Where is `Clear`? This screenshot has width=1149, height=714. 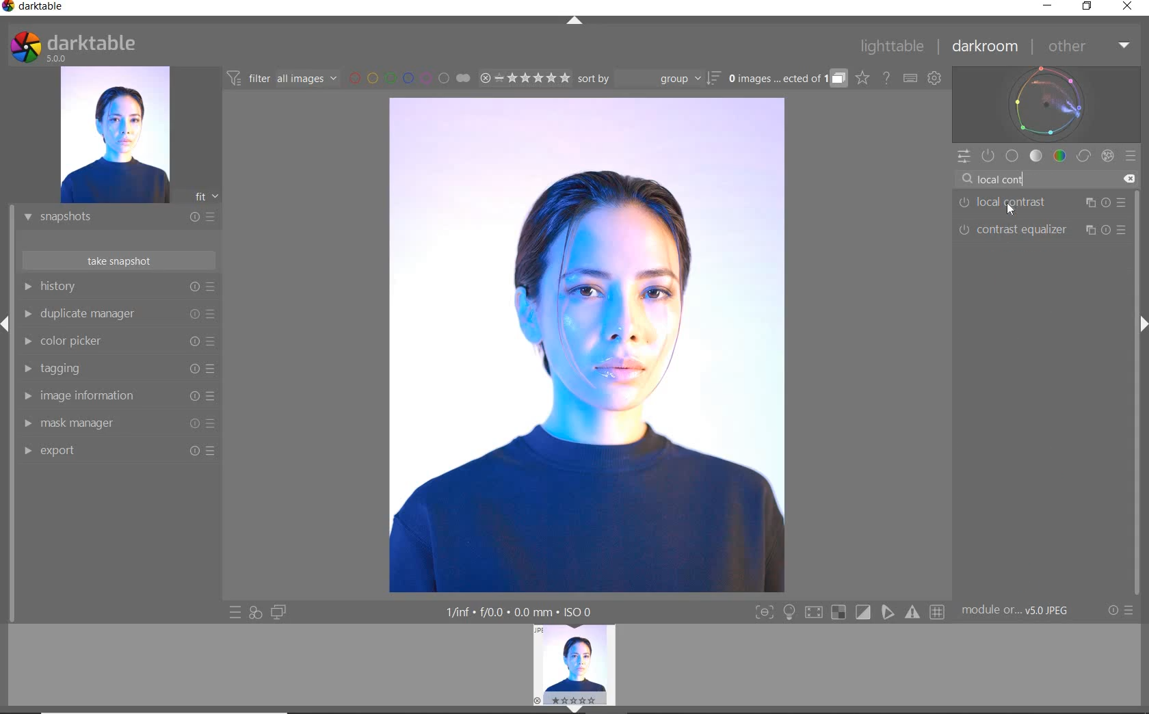
Clear is located at coordinates (1128, 179).